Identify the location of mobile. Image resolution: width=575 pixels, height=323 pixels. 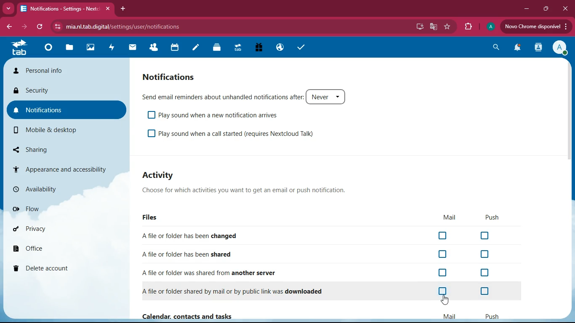
(58, 129).